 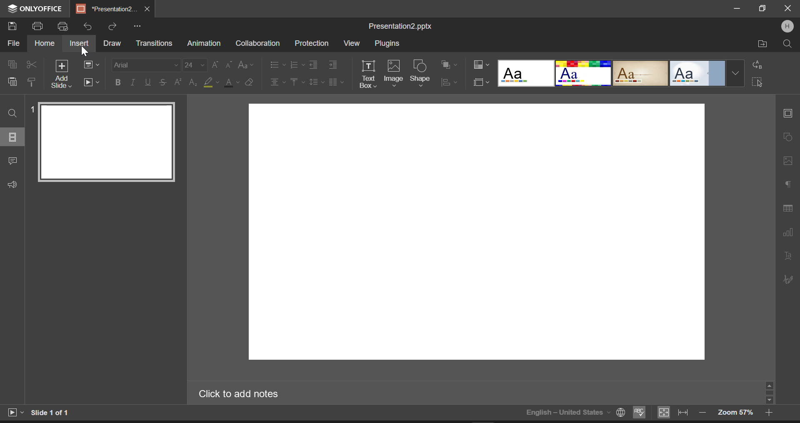 I want to click on Horizontal Align, so click(x=277, y=81).